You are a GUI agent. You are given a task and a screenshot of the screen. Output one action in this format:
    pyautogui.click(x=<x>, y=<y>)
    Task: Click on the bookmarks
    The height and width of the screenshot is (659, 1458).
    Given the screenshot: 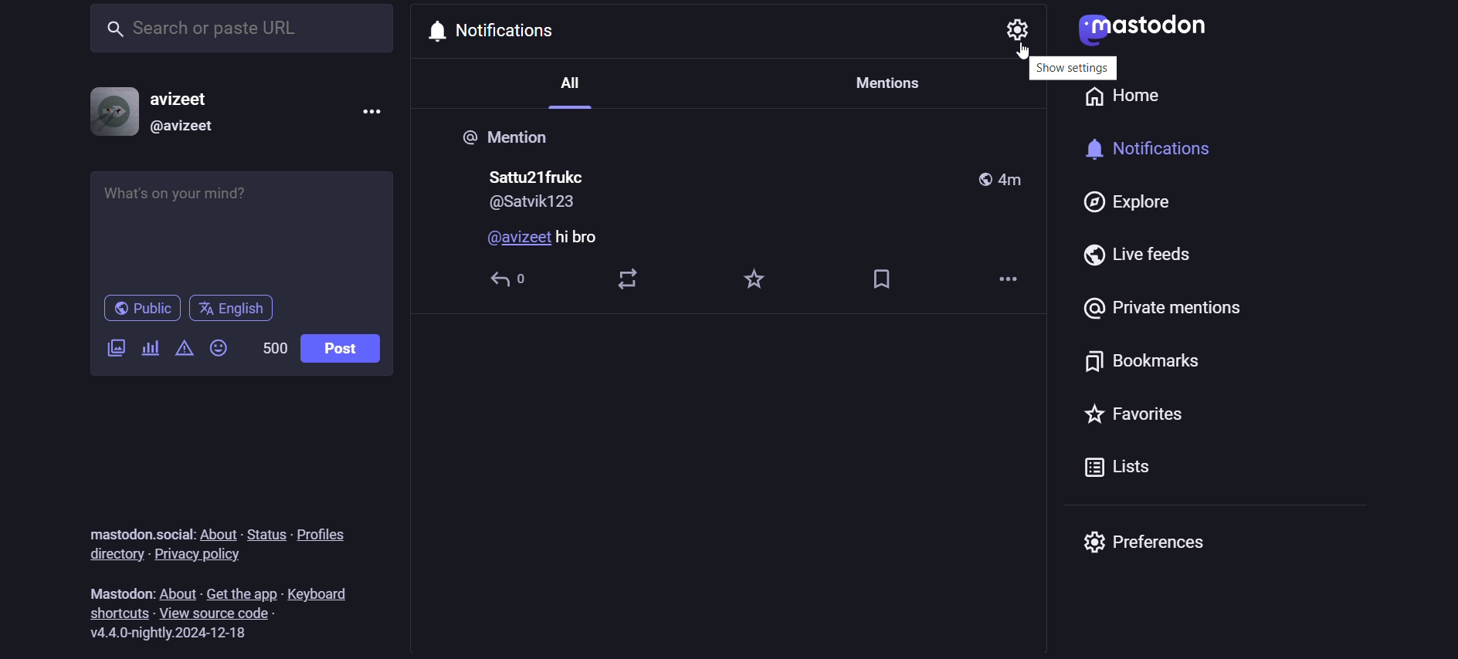 What is the action you would take?
    pyautogui.click(x=1146, y=360)
    